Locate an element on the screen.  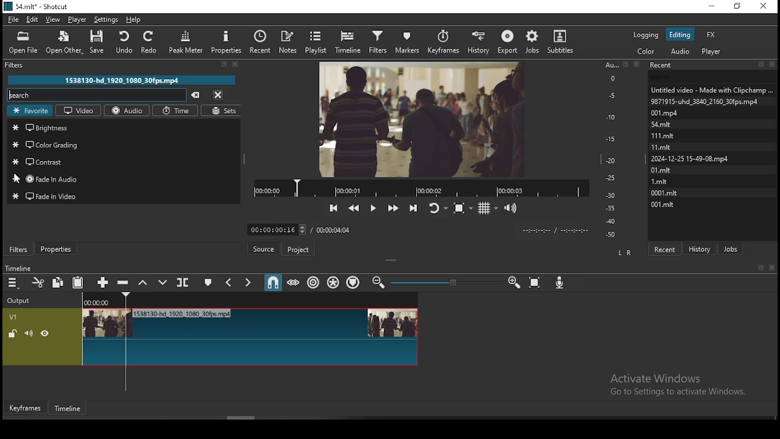
history is located at coordinates (701, 248).